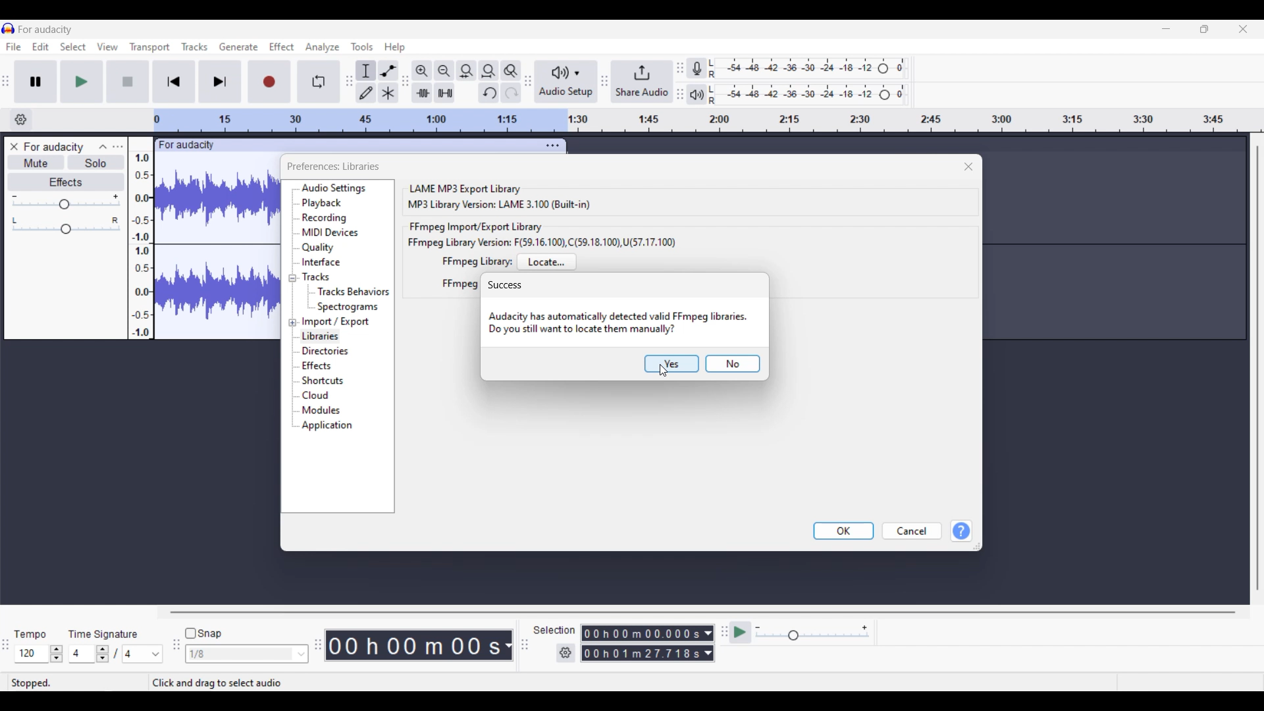 The height and width of the screenshot is (711, 1264). What do you see at coordinates (365, 71) in the screenshot?
I see `Selection tool` at bounding box center [365, 71].